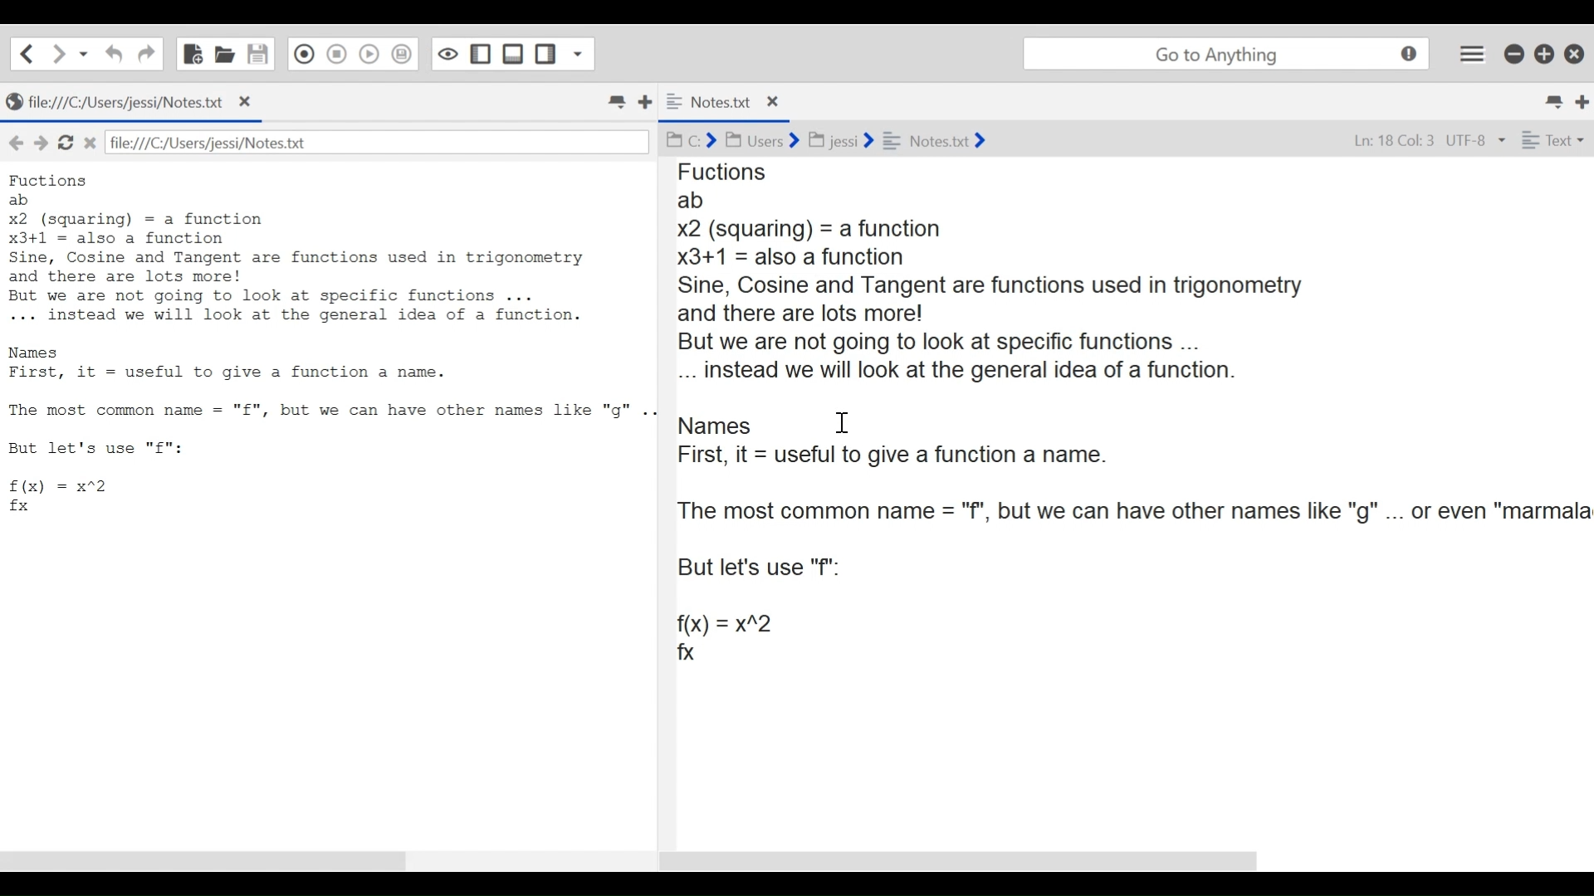  Describe the element at coordinates (13, 139) in the screenshot. I see `backward` at that location.